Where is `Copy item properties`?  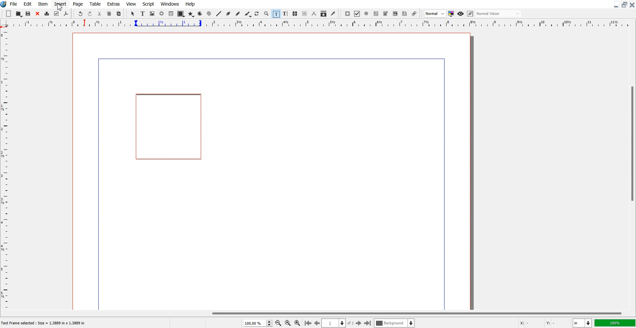 Copy item properties is located at coordinates (324, 14).